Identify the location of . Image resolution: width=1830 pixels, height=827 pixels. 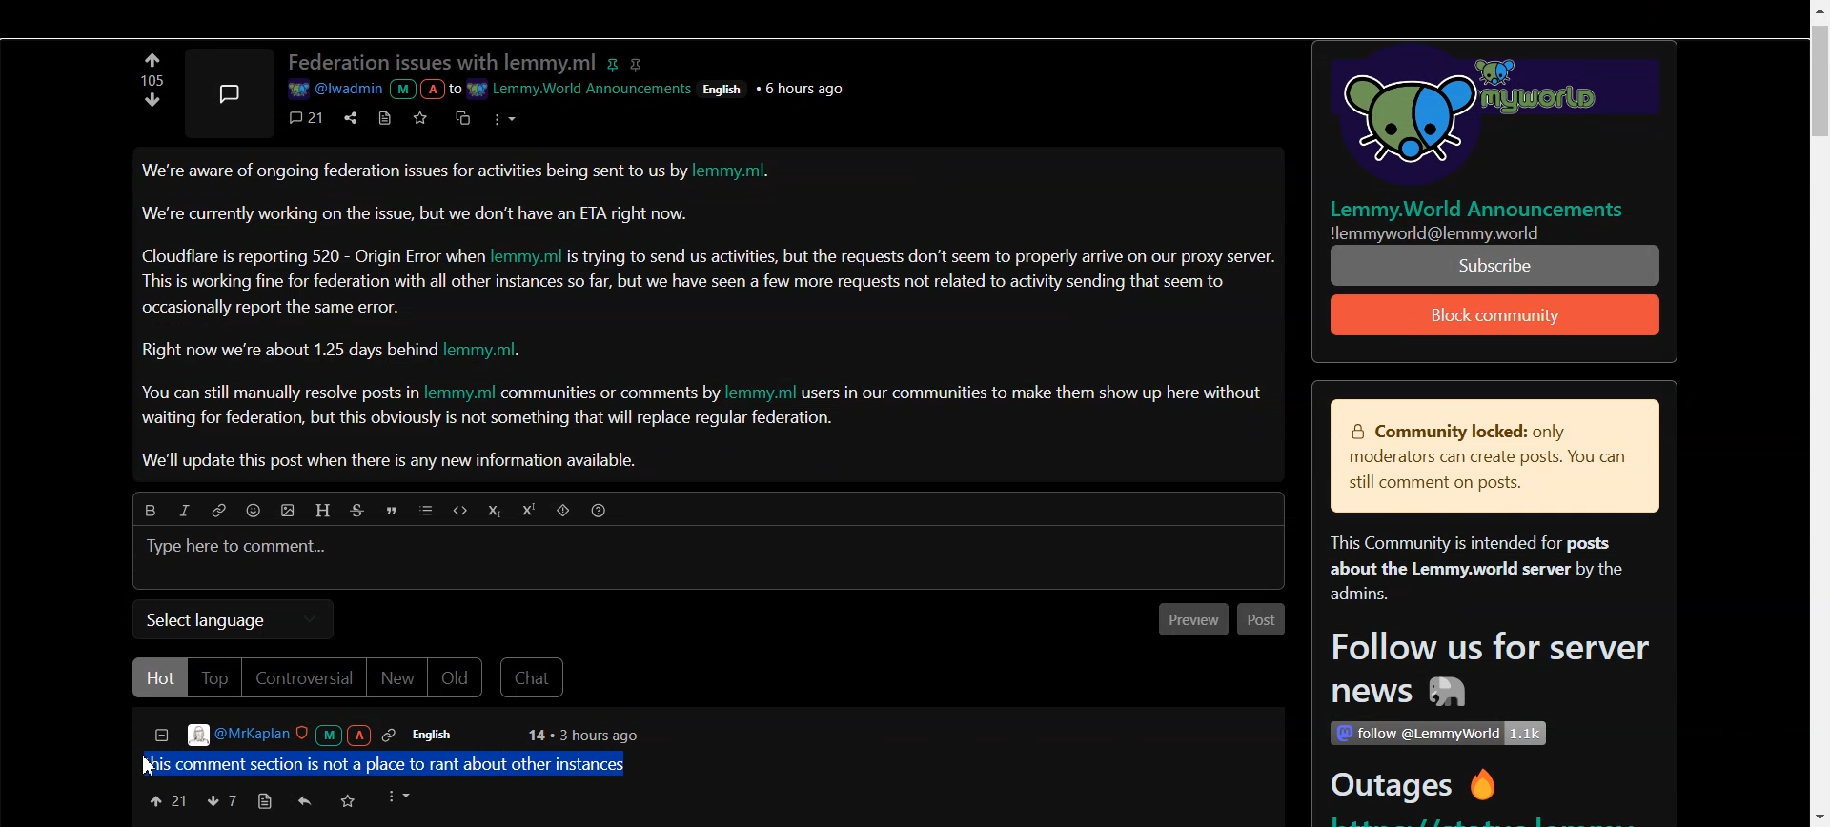
(726, 88).